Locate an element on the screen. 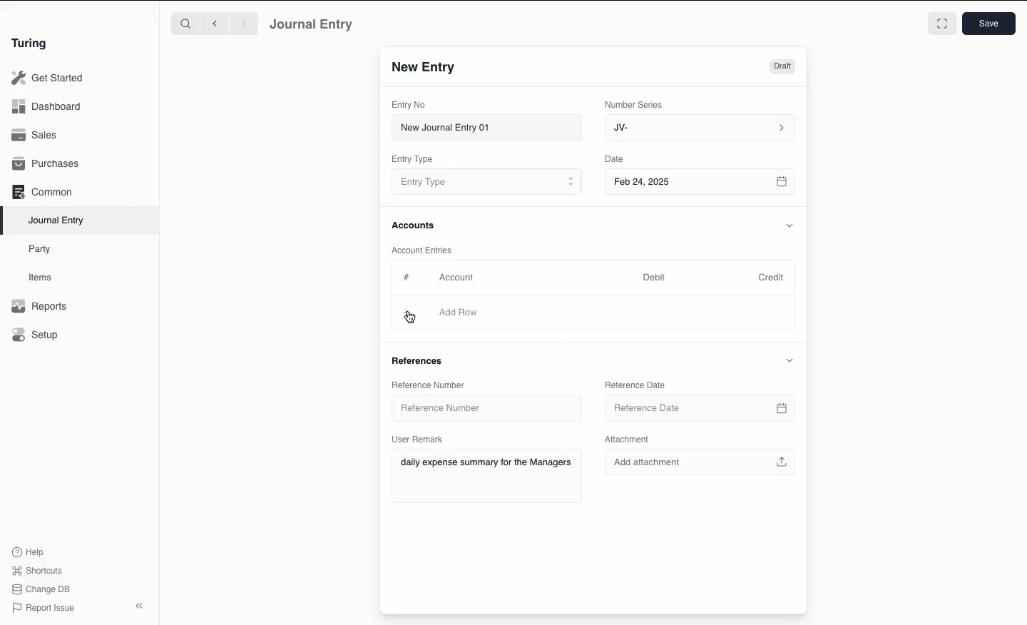 The image size is (1027, 625). Dashboard is located at coordinates (46, 107).